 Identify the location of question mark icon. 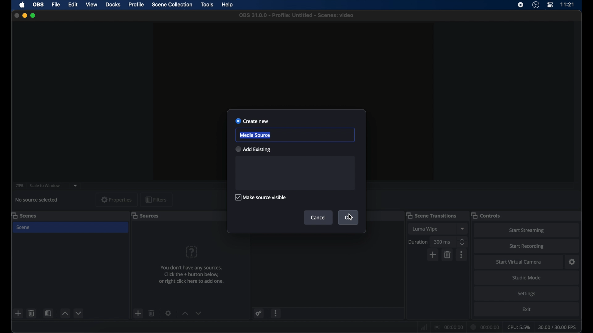
(191, 252).